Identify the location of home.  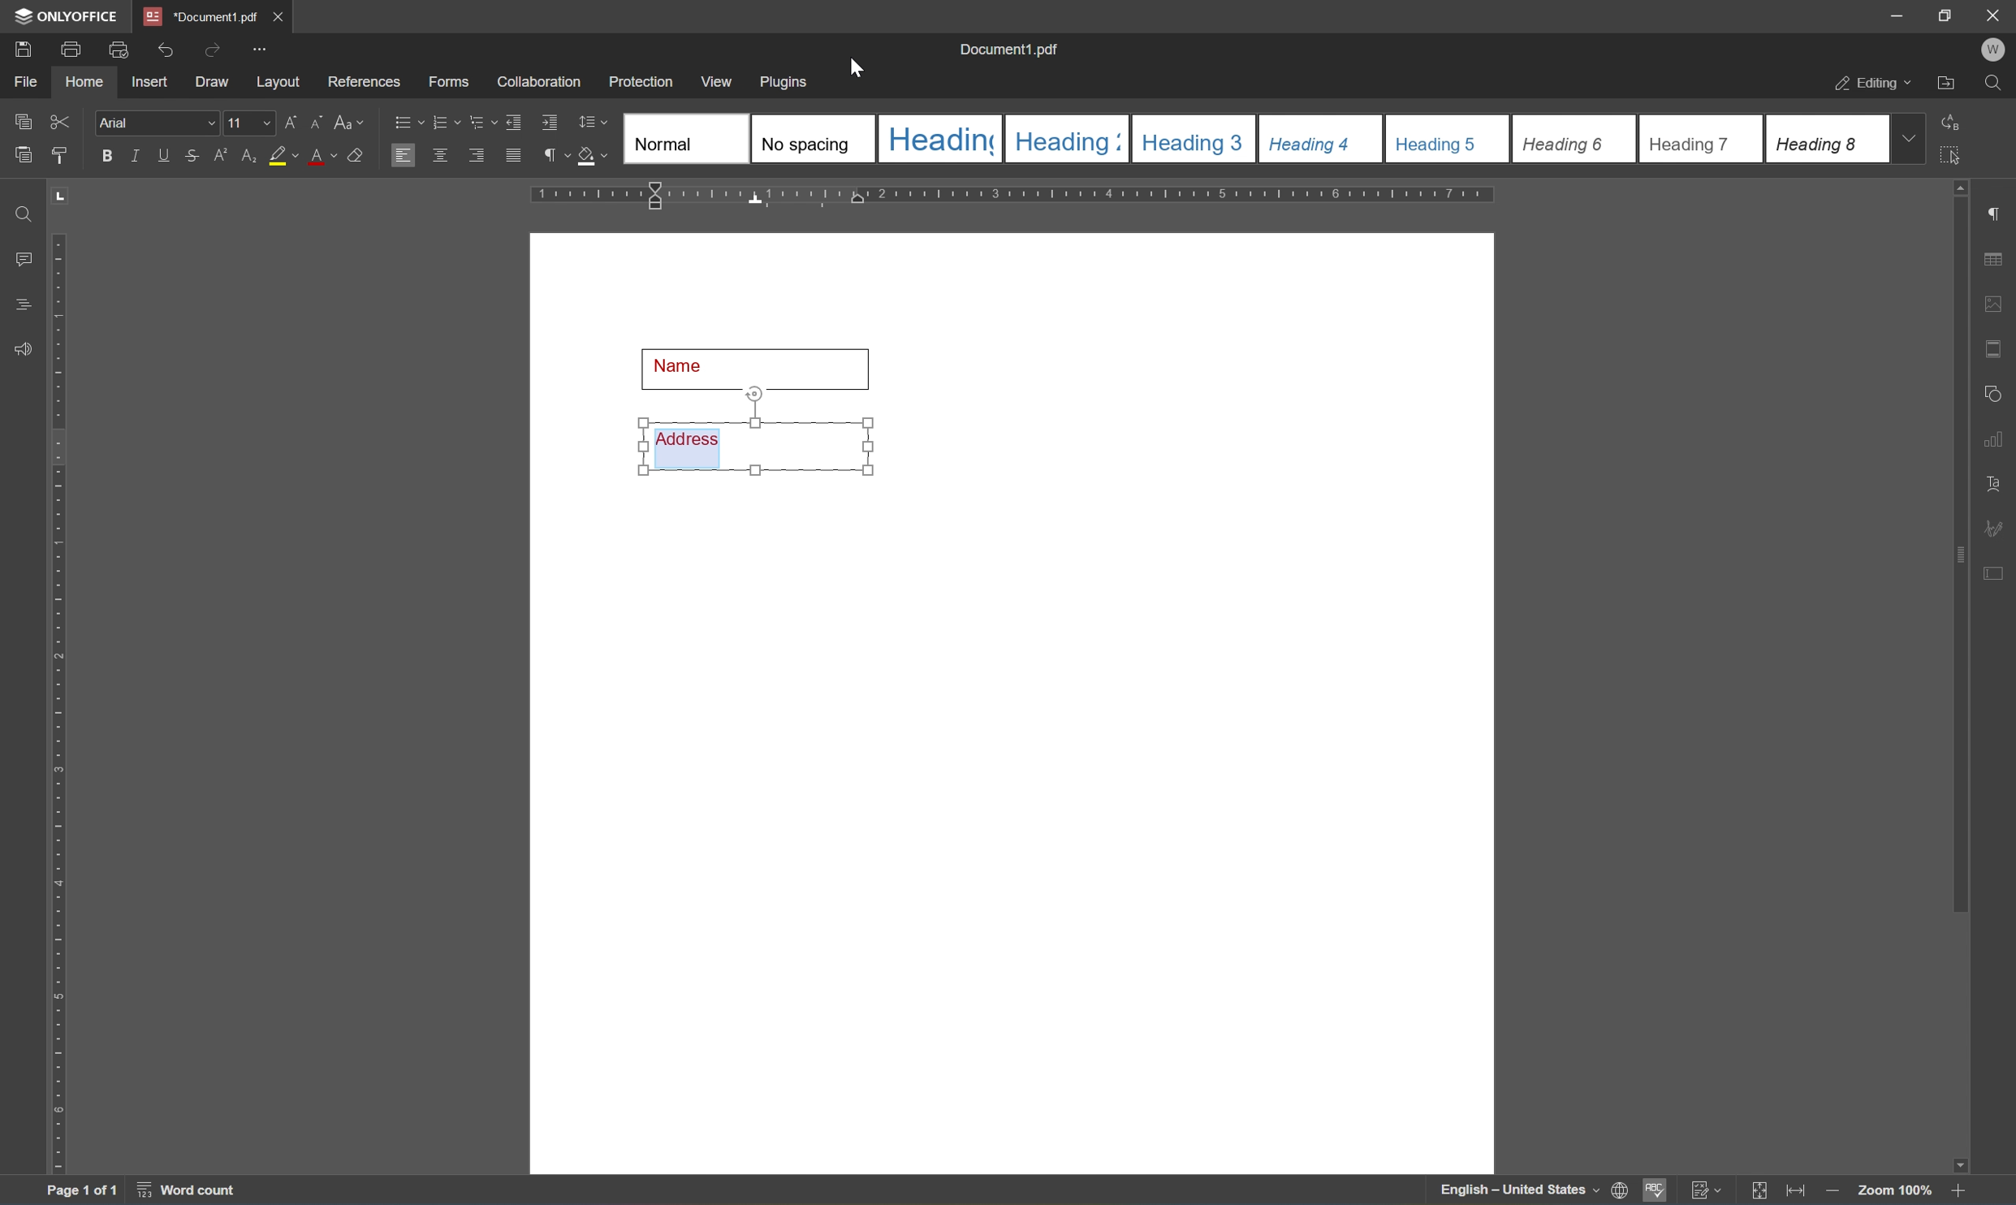
(88, 85).